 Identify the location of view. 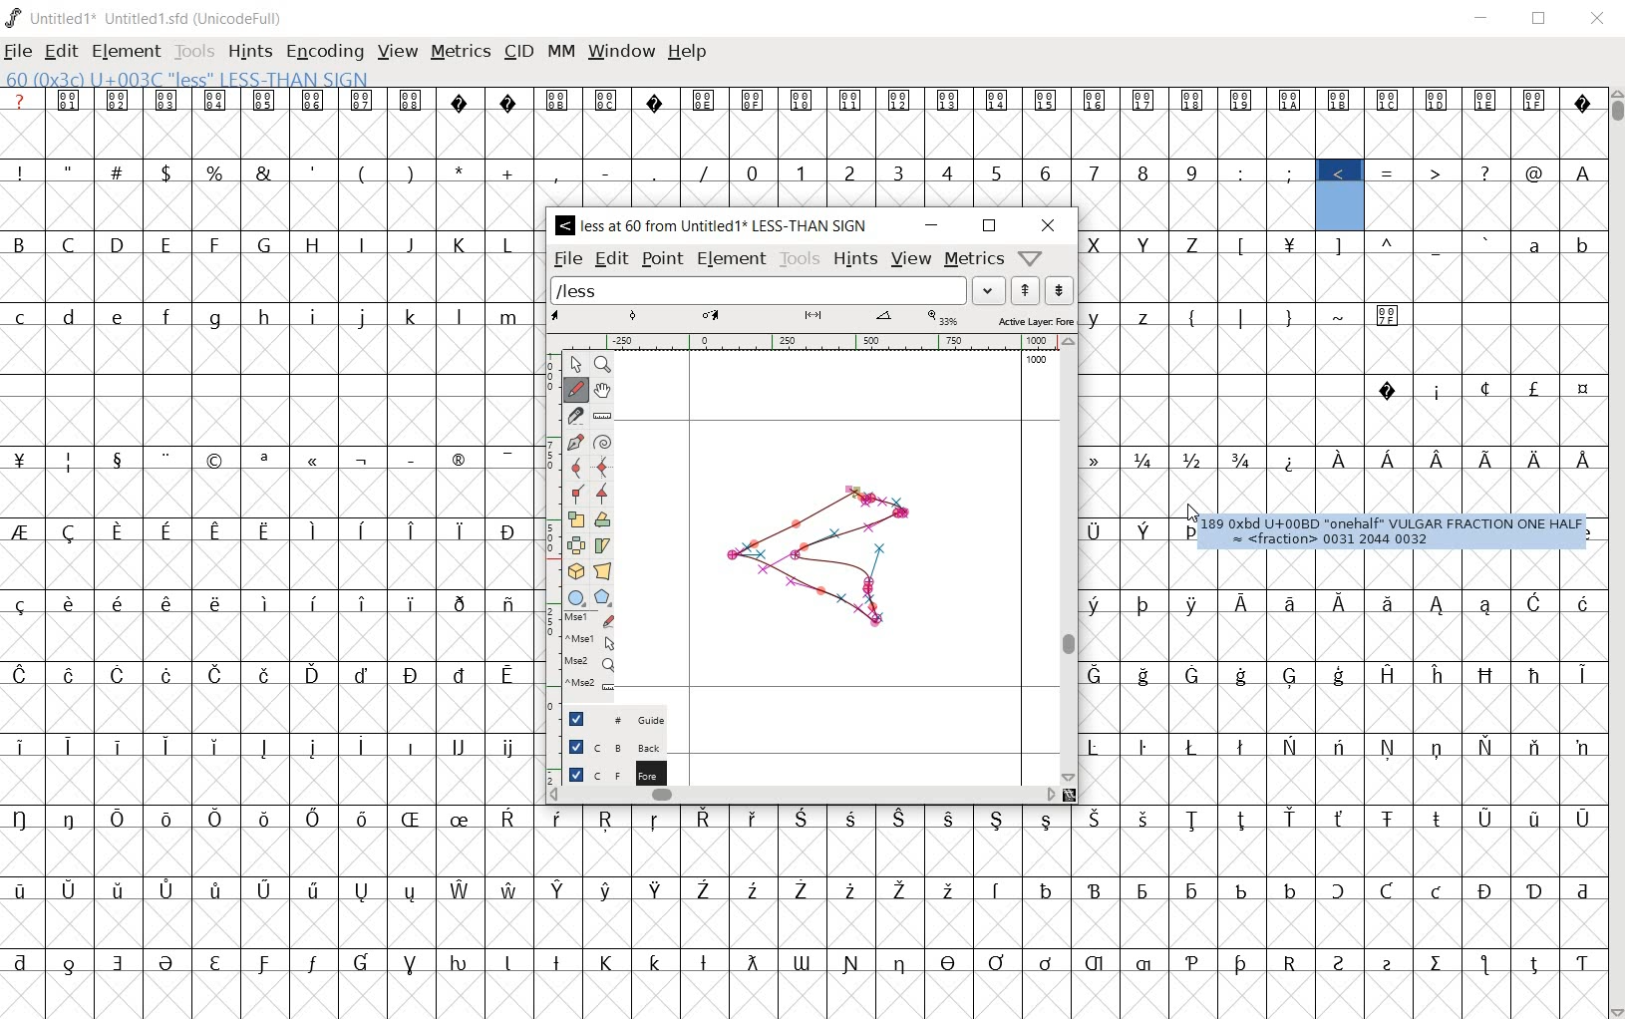
(912, 257).